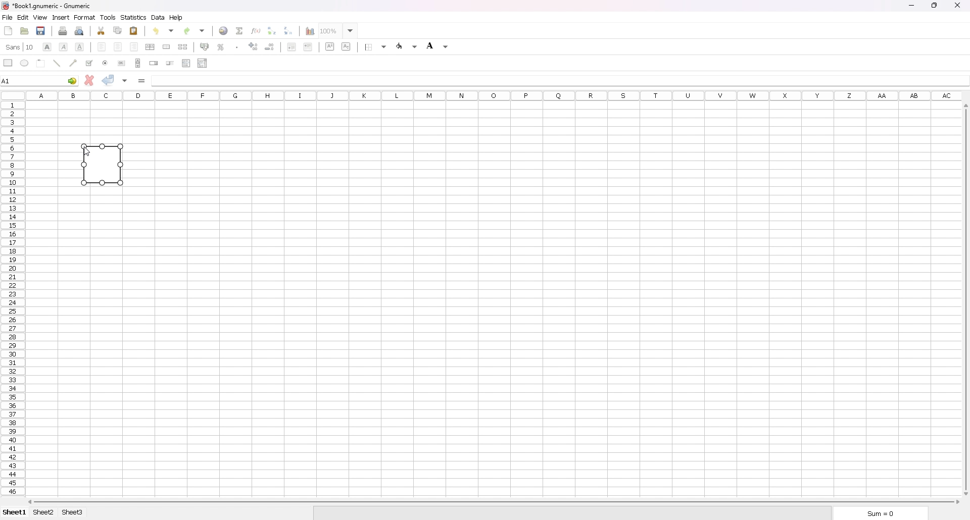  Describe the element at coordinates (109, 17) in the screenshot. I see `tools` at that location.